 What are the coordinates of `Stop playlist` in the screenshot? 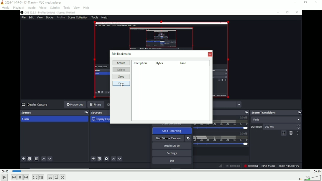 It's located at (20, 177).